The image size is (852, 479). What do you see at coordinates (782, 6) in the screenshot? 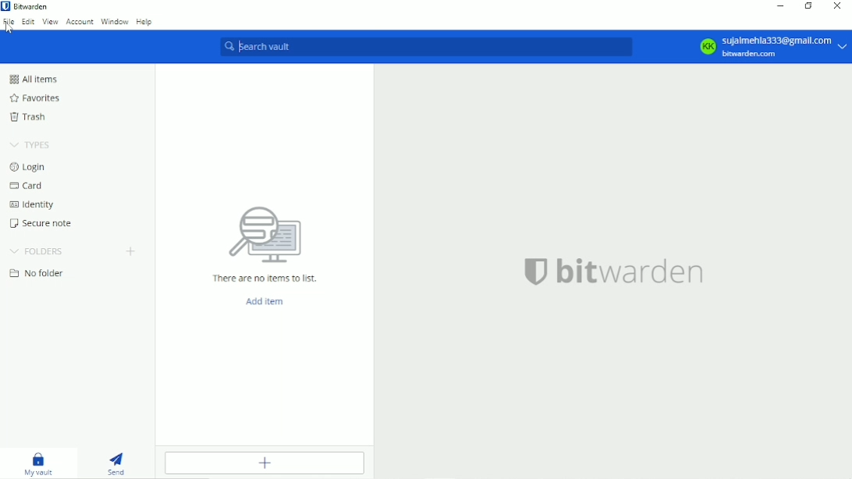
I see `Minimize` at bounding box center [782, 6].